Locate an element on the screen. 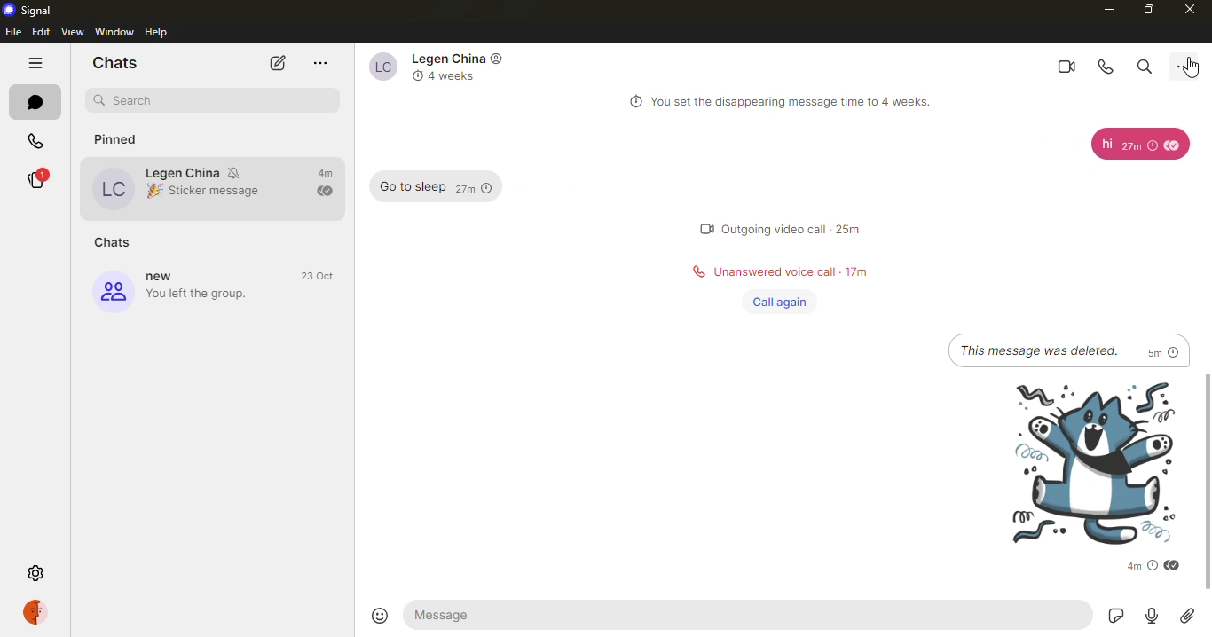  sticker is located at coordinates (1082, 462).